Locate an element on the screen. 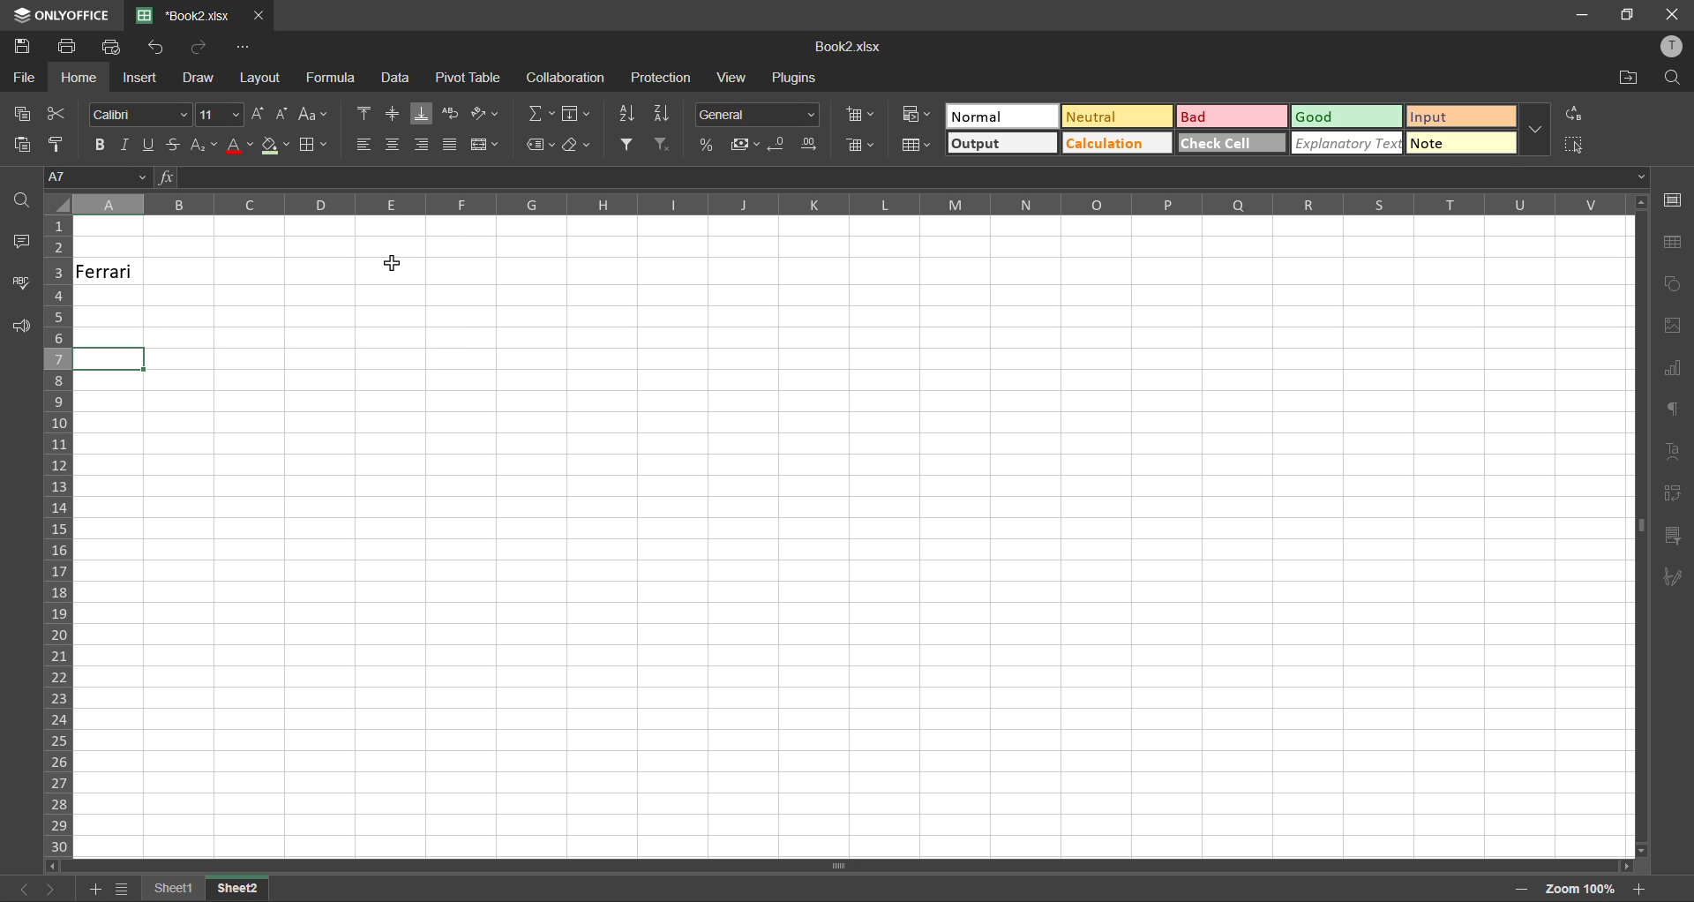 This screenshot has width=1694, height=902. bad is located at coordinates (1233, 117).